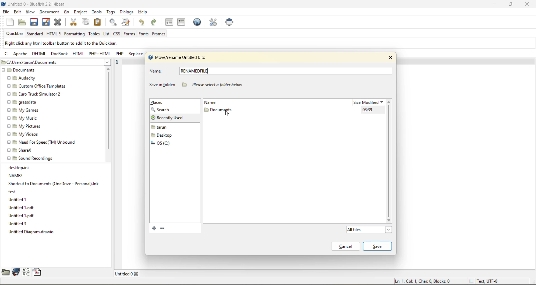  I want to click on tools, so click(97, 12).